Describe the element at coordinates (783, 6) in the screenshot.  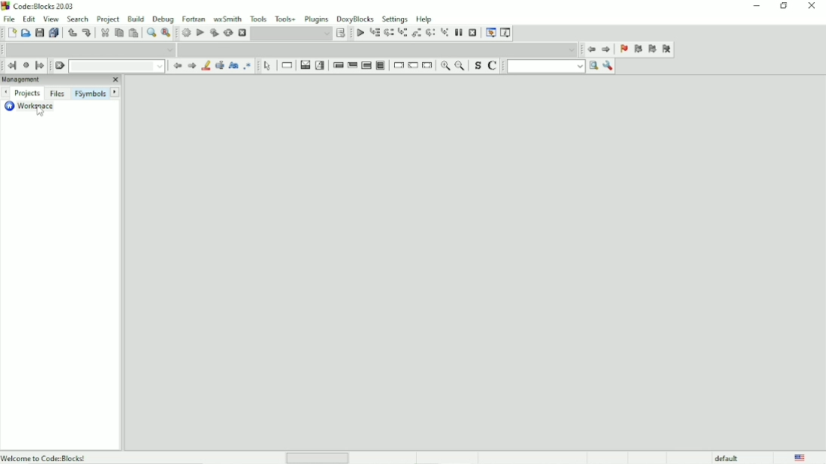
I see `Restore down` at that location.